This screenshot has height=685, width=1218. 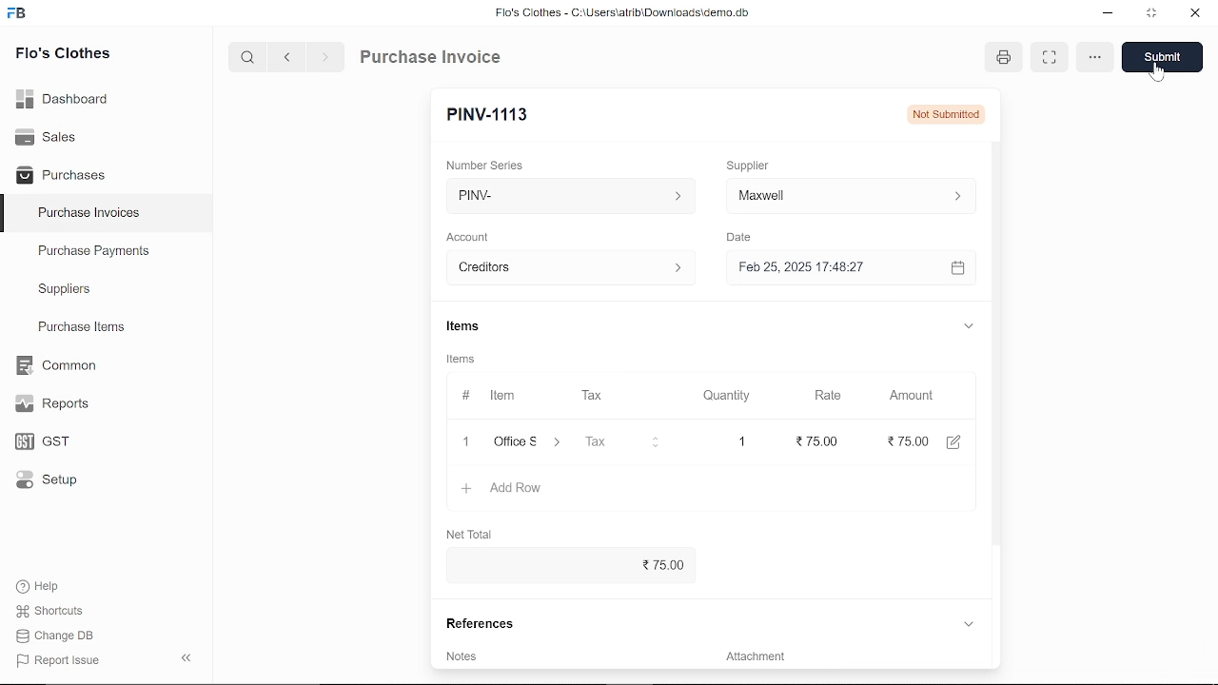 I want to click on New Entry, so click(x=493, y=113).